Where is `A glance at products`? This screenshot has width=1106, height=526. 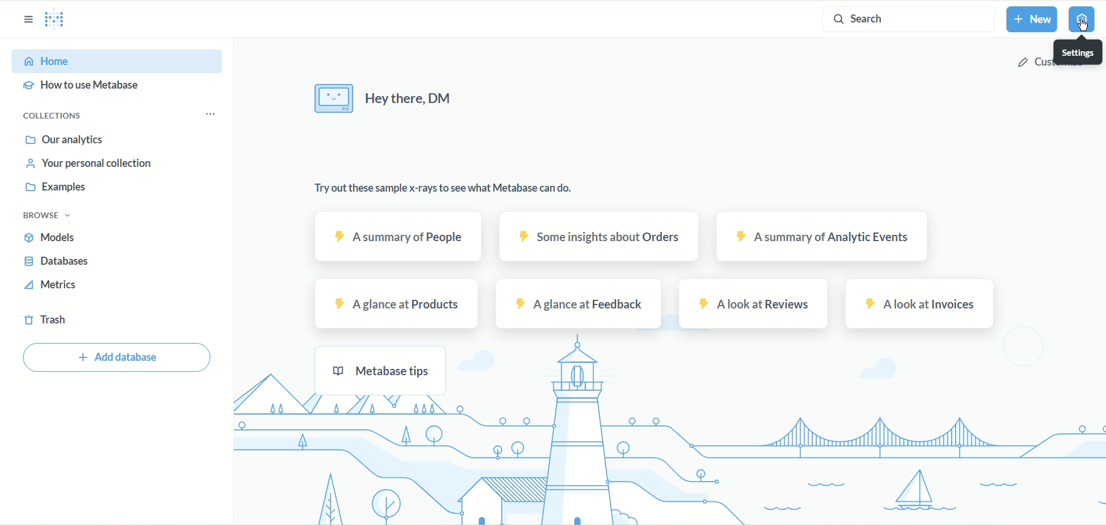 A glance at products is located at coordinates (396, 302).